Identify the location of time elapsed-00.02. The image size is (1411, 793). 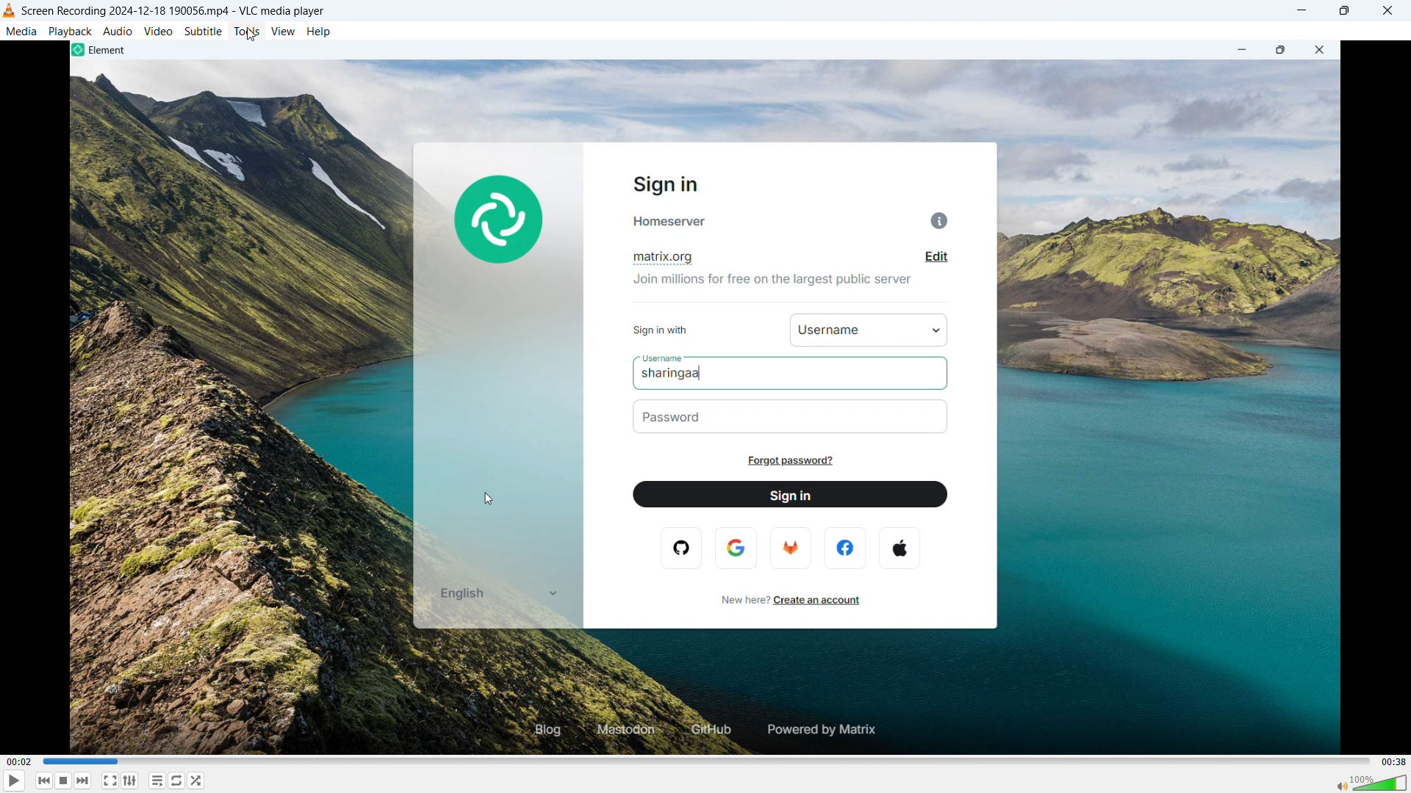
(21, 761).